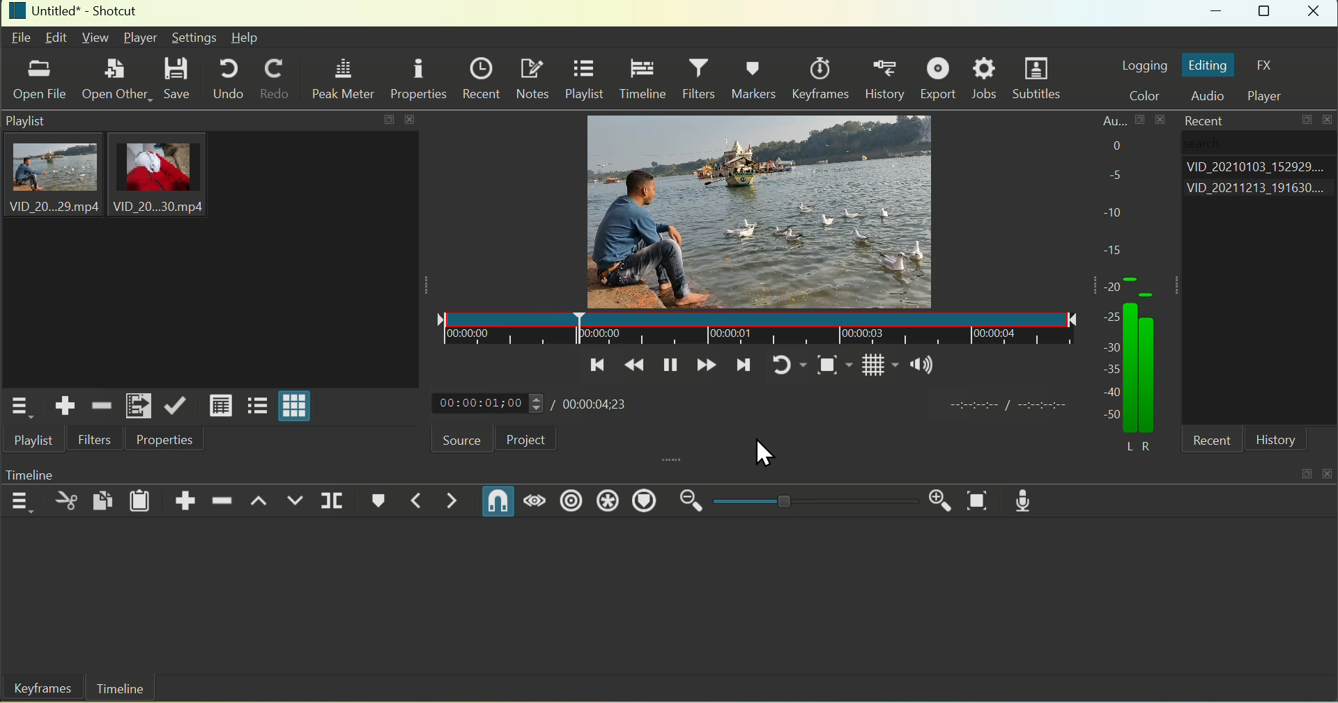 Image resolution: width=1338 pixels, height=703 pixels. I want to click on Peak Meter, so click(346, 80).